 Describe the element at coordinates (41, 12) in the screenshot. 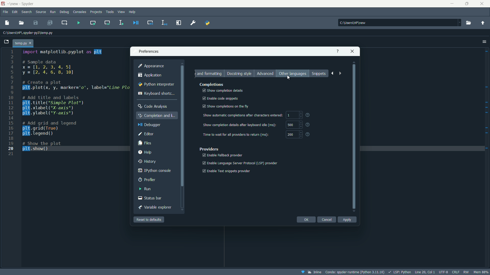

I see `source` at that location.